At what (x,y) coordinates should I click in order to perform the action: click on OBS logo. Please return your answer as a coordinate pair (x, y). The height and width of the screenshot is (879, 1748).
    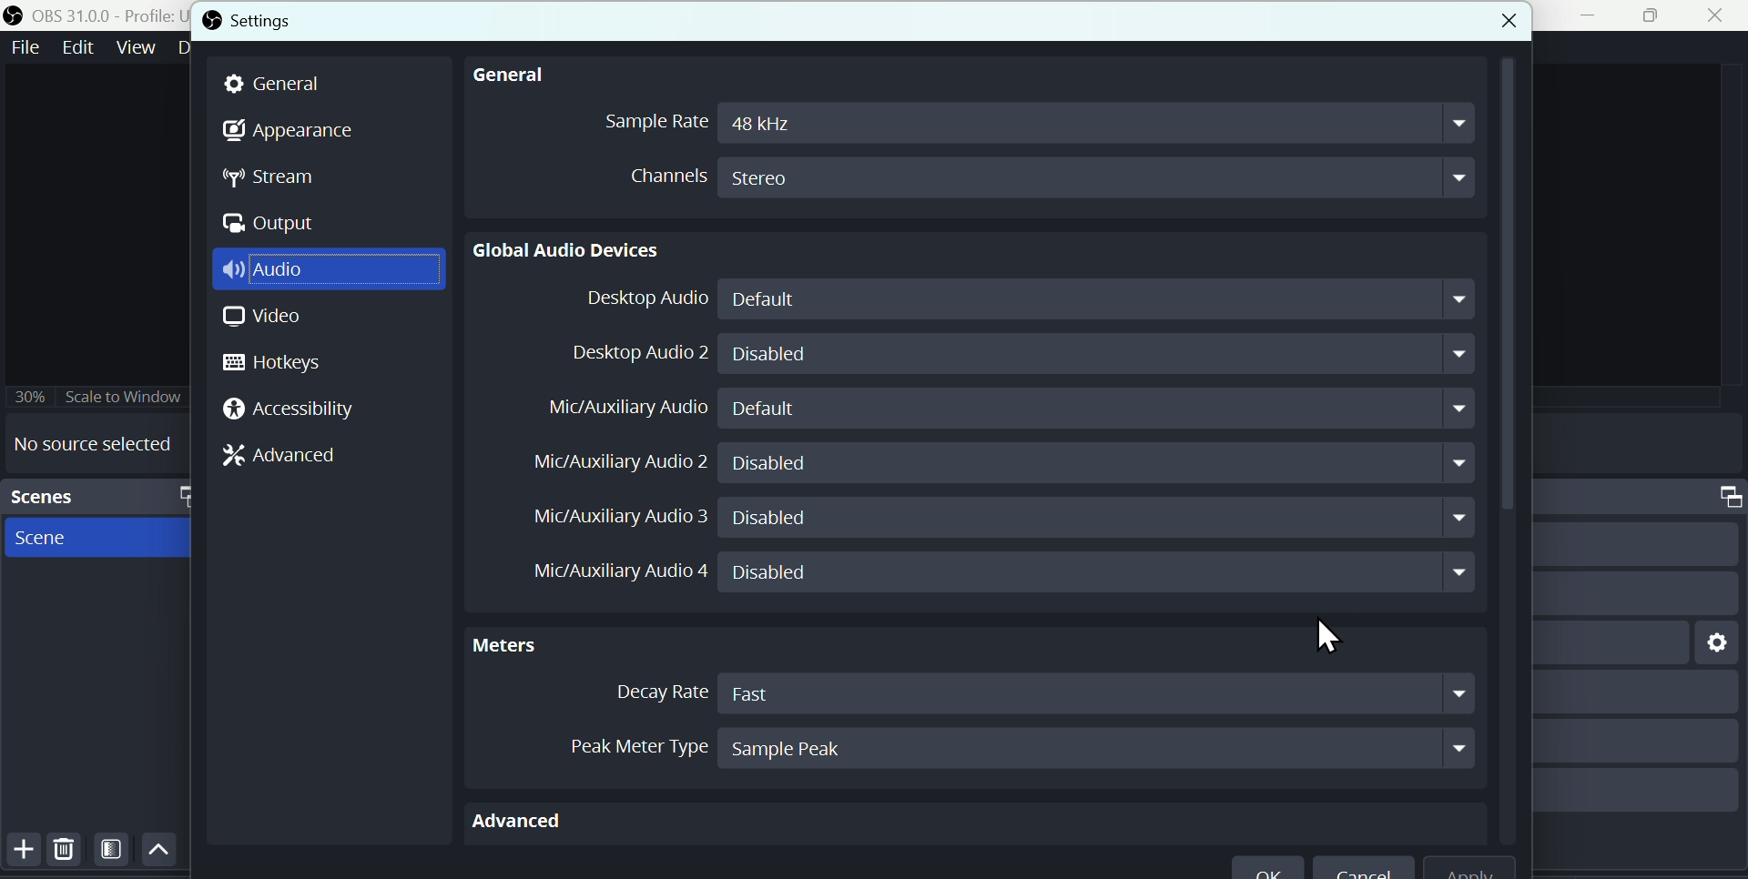
    Looking at the image, I should click on (15, 15).